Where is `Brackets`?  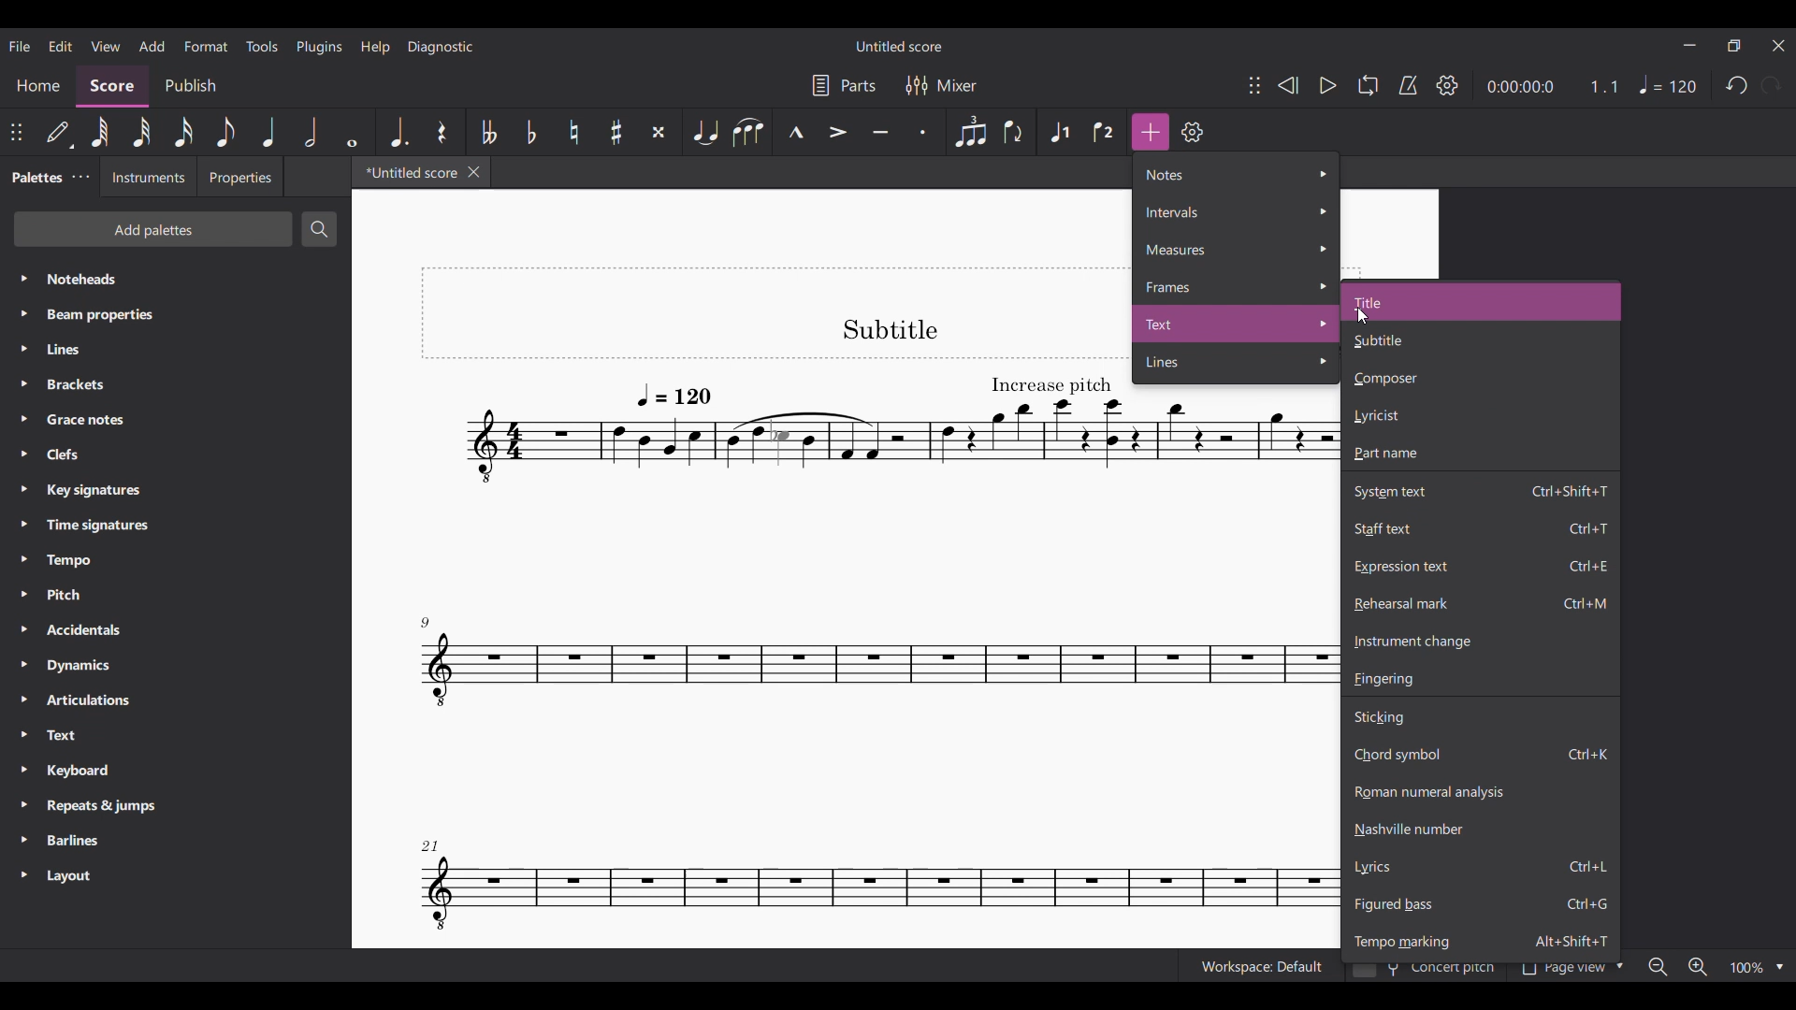
Brackets is located at coordinates (177, 384).